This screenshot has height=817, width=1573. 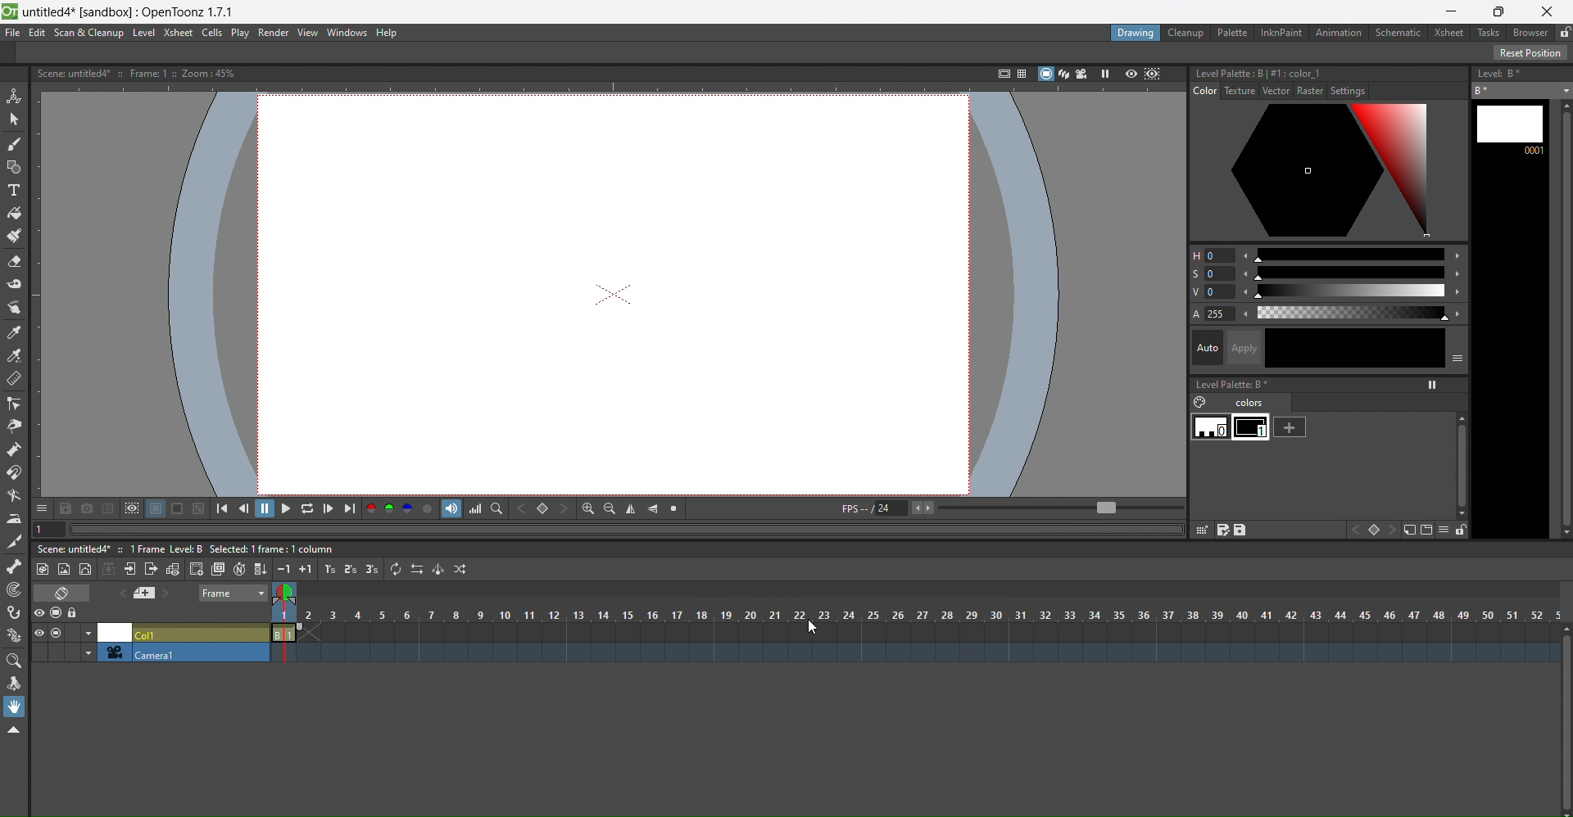 I want to click on duplicate drawing, so click(x=217, y=570).